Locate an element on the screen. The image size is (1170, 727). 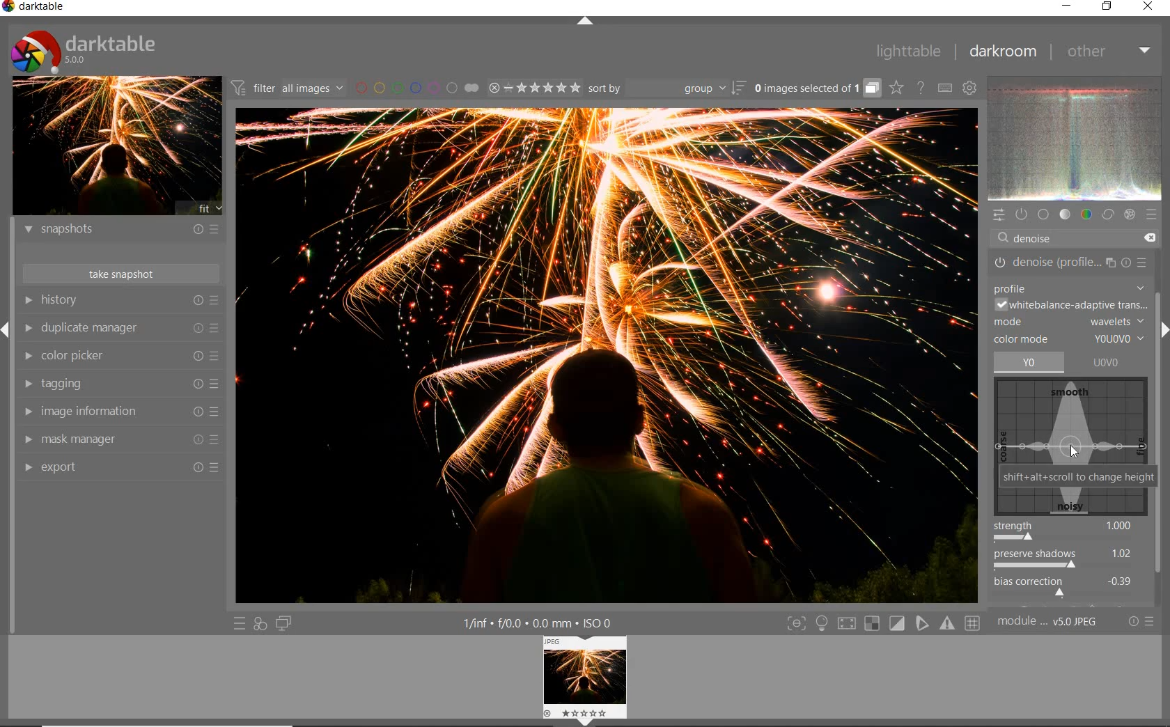
yo is located at coordinates (1030, 362).